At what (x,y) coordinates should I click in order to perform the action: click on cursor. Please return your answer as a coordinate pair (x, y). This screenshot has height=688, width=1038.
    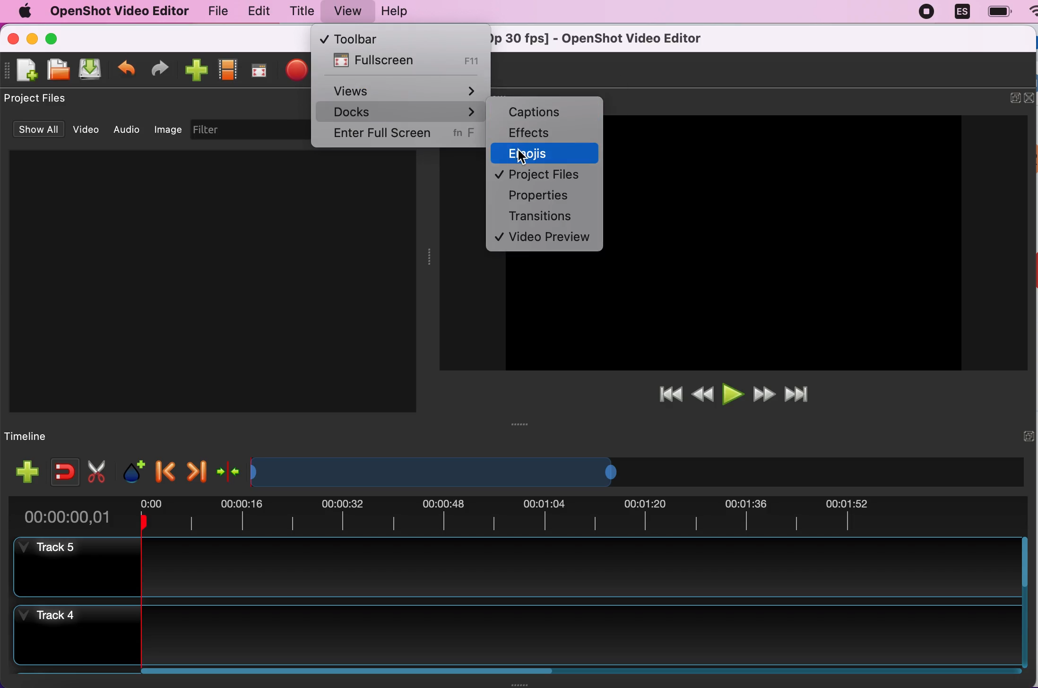
    Looking at the image, I should click on (519, 158).